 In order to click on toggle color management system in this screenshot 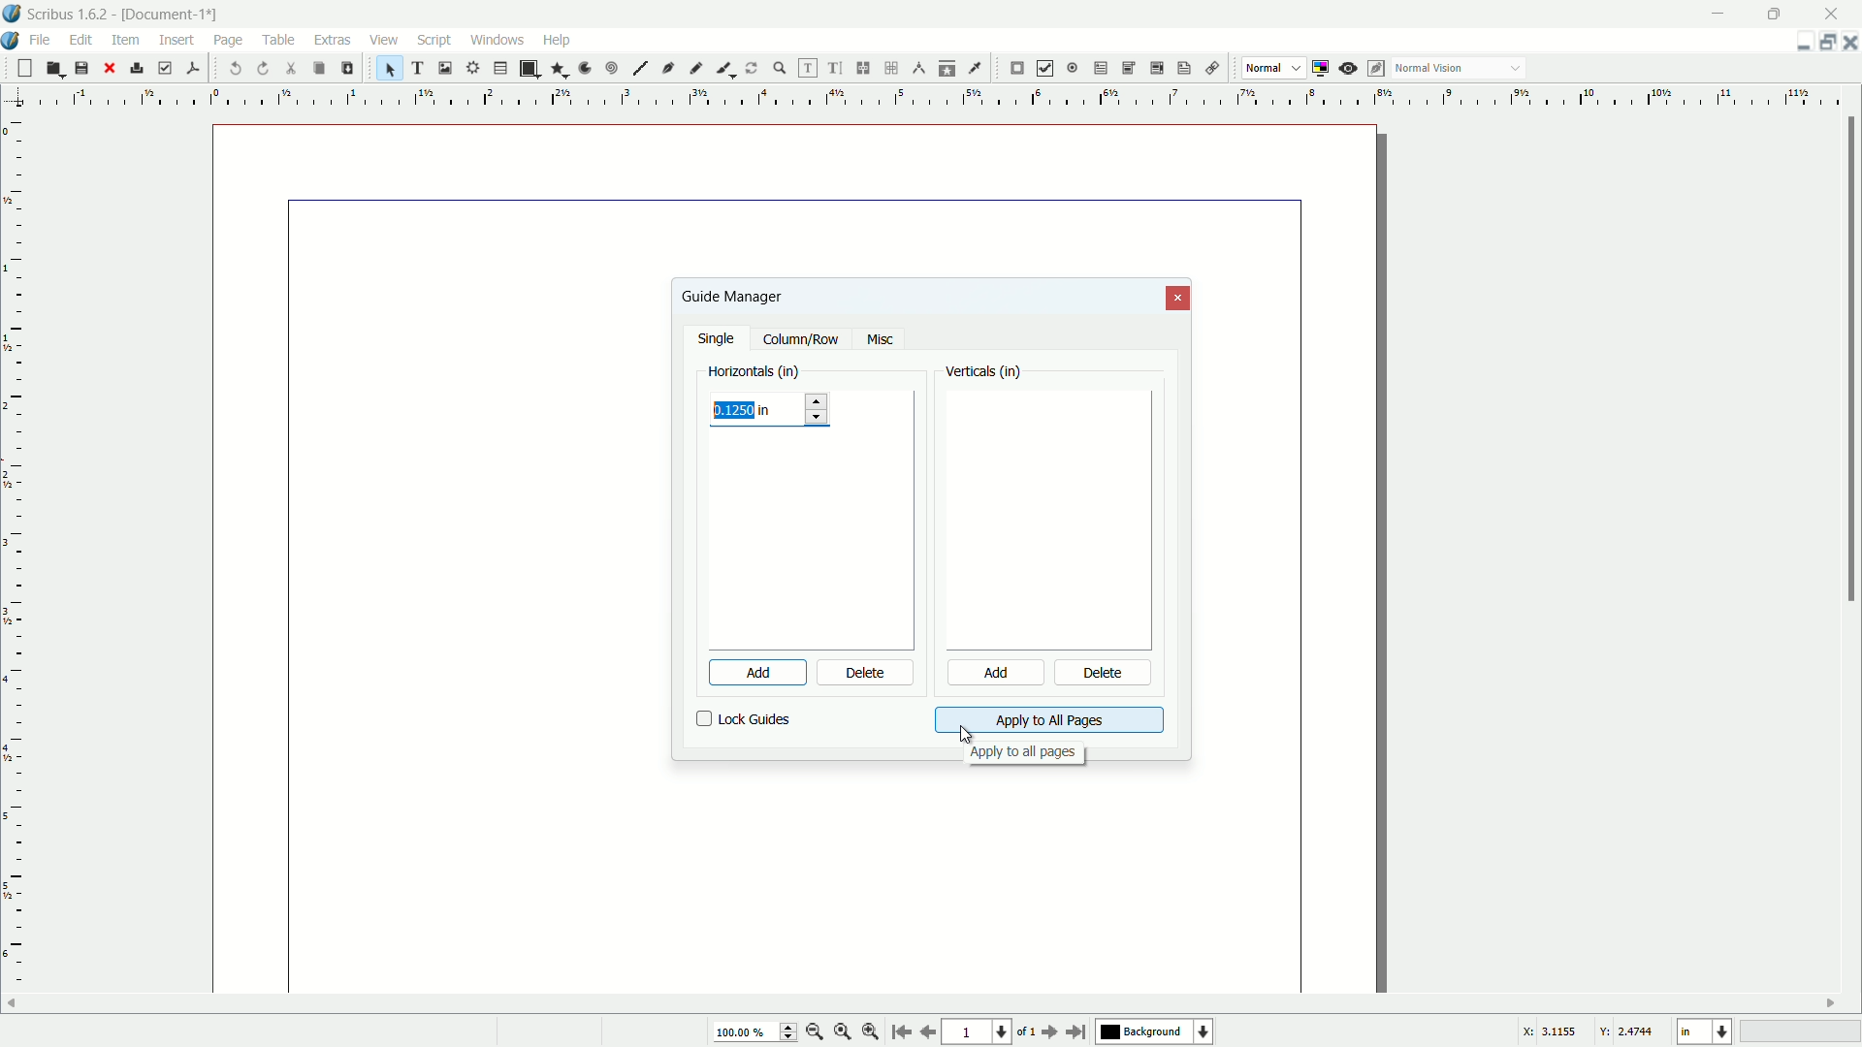, I will do `click(1323, 68)`.